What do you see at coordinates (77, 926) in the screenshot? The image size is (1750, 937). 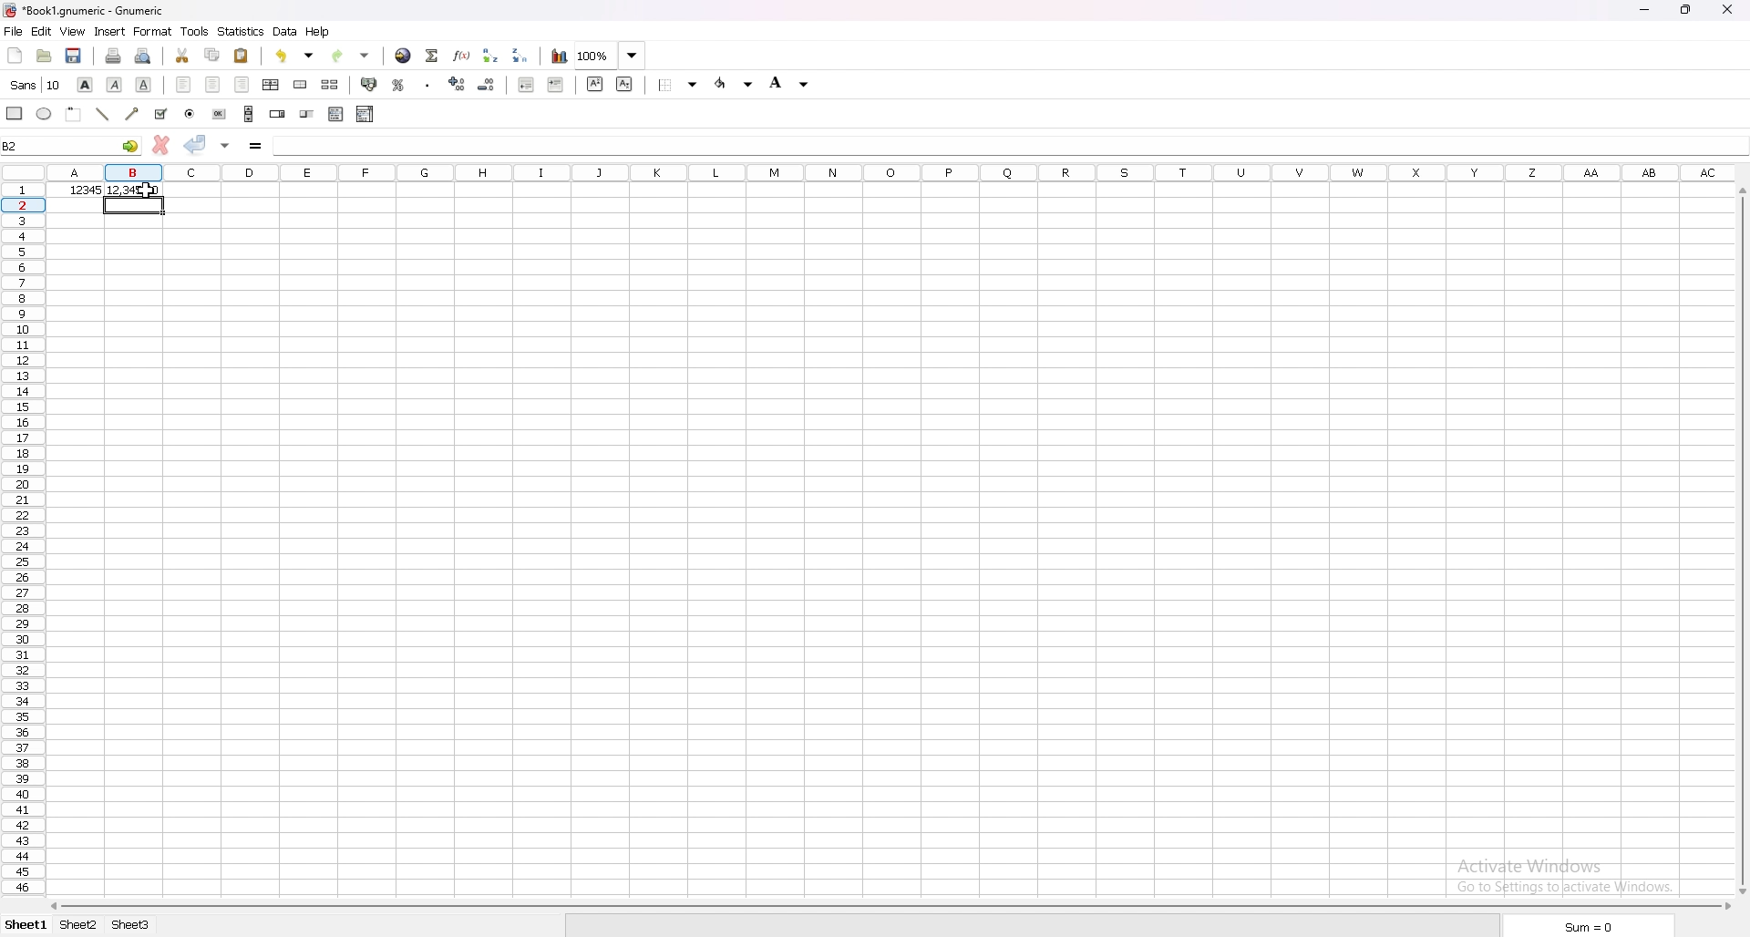 I see `sheet 2` at bounding box center [77, 926].